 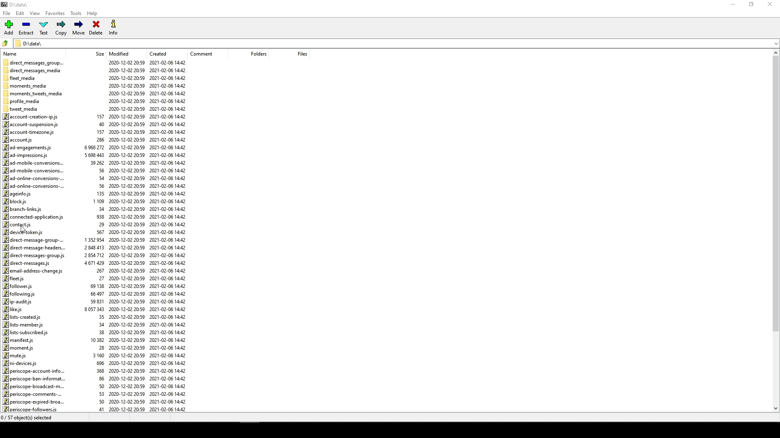 I want to click on tweet_media, so click(x=25, y=109).